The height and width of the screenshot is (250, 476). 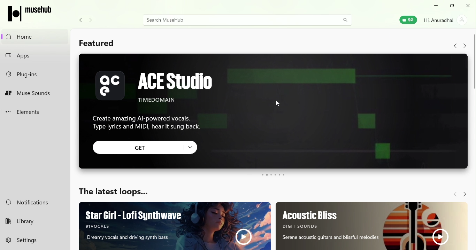 I want to click on cursor, so click(x=280, y=102).